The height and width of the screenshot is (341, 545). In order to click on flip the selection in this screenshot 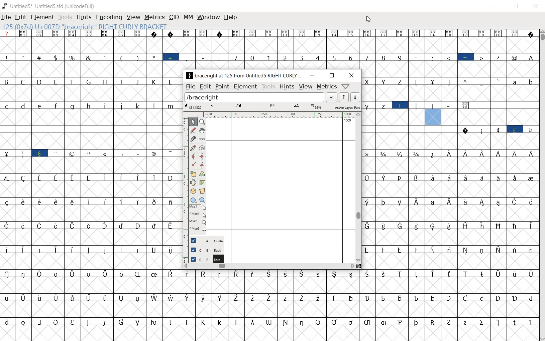, I will do `click(193, 182)`.